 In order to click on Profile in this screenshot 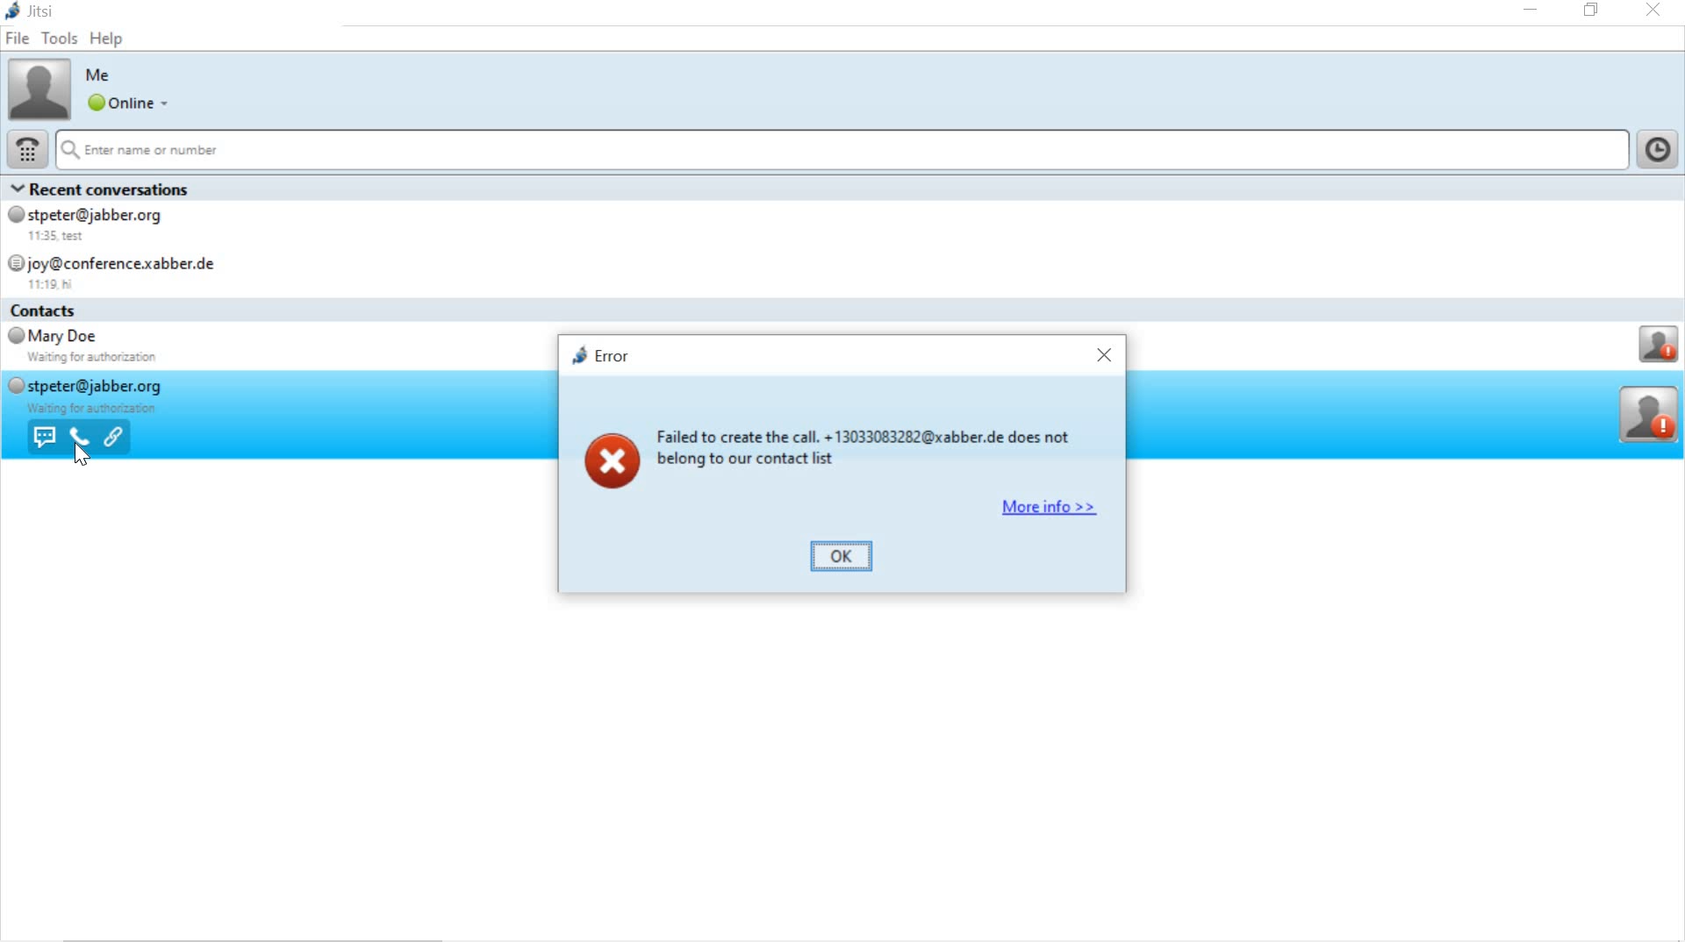, I will do `click(1657, 346)`.